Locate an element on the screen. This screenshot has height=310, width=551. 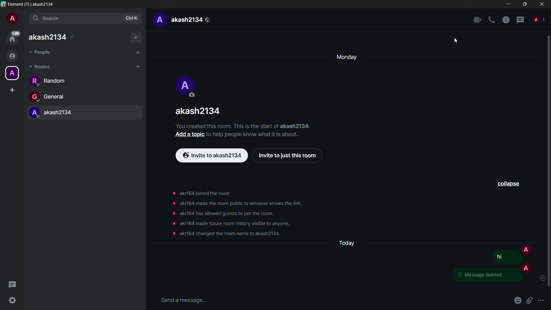
[1] | akash2134 is located at coordinates (40, 4).